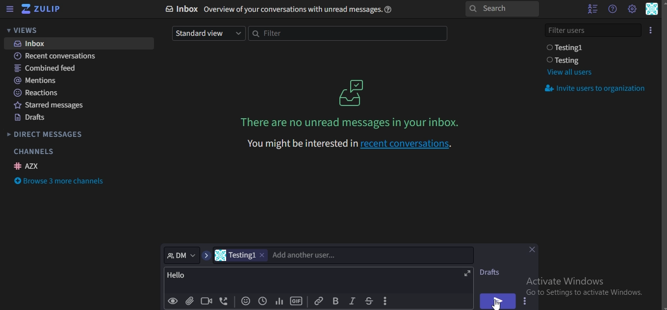  What do you see at coordinates (224, 302) in the screenshot?
I see `add voice call` at bounding box center [224, 302].